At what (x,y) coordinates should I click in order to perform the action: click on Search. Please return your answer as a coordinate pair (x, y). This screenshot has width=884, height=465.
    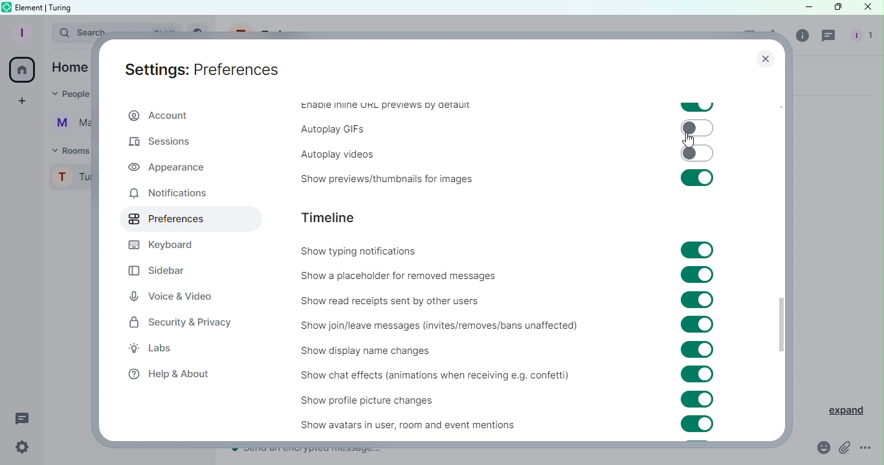
    Looking at the image, I should click on (70, 34).